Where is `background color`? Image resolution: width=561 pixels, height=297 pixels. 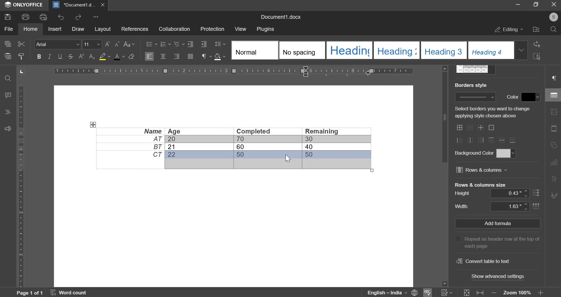
background color is located at coordinates (505, 153).